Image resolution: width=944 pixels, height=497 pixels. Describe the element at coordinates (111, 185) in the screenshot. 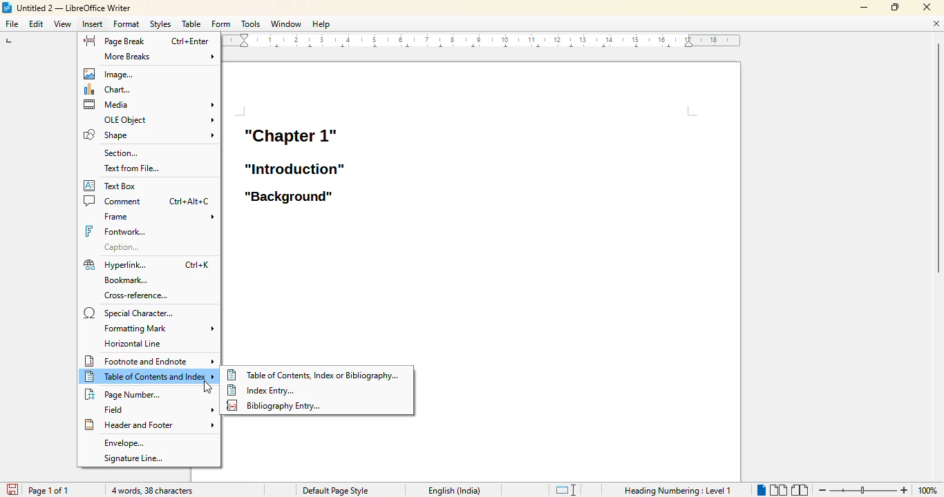

I see `text box` at that location.